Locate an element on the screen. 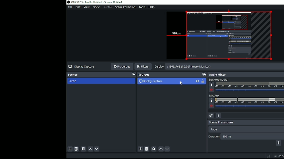  Open source properties is located at coordinates (154, 149).